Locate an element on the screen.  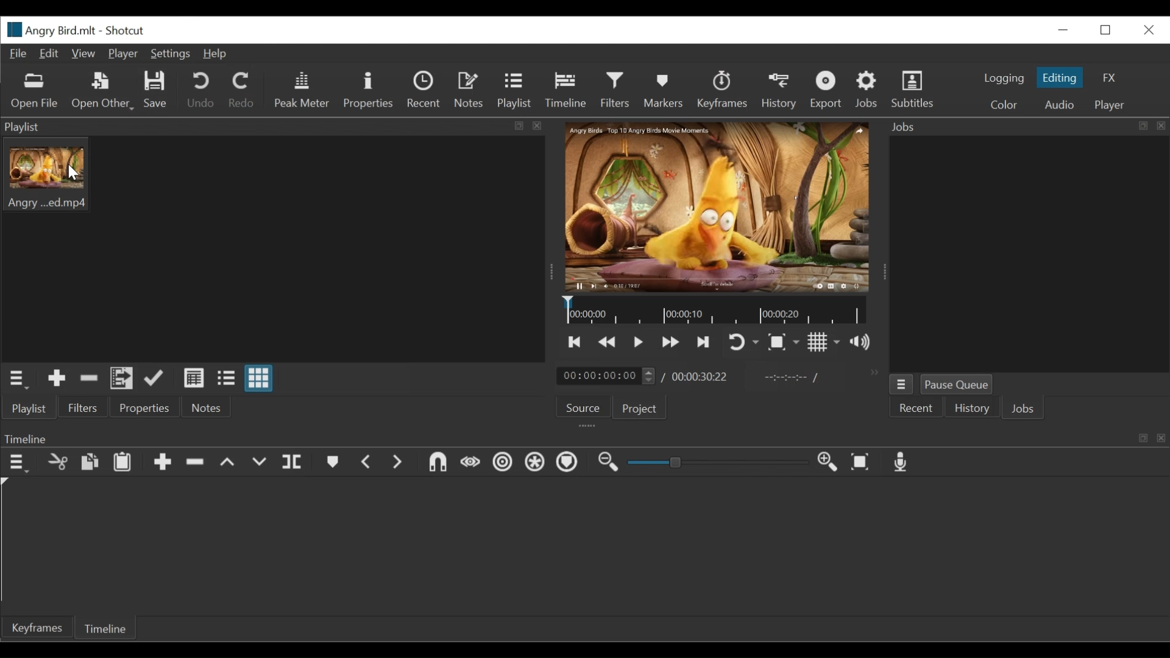
Toggle player looping is located at coordinates (740, 341).